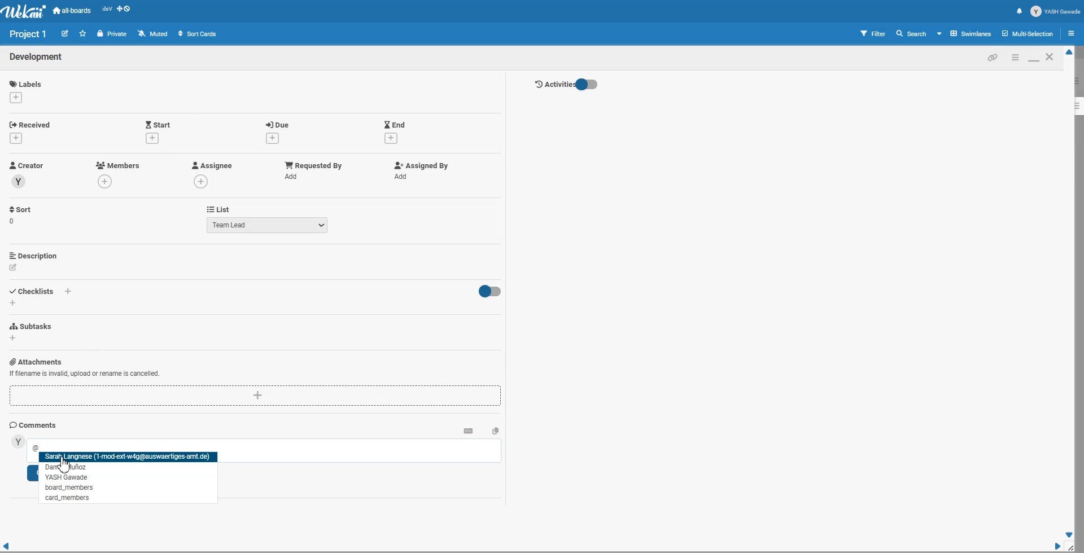 Image resolution: width=1084 pixels, height=553 pixels. What do you see at coordinates (154, 33) in the screenshot?
I see `Muted` at bounding box center [154, 33].